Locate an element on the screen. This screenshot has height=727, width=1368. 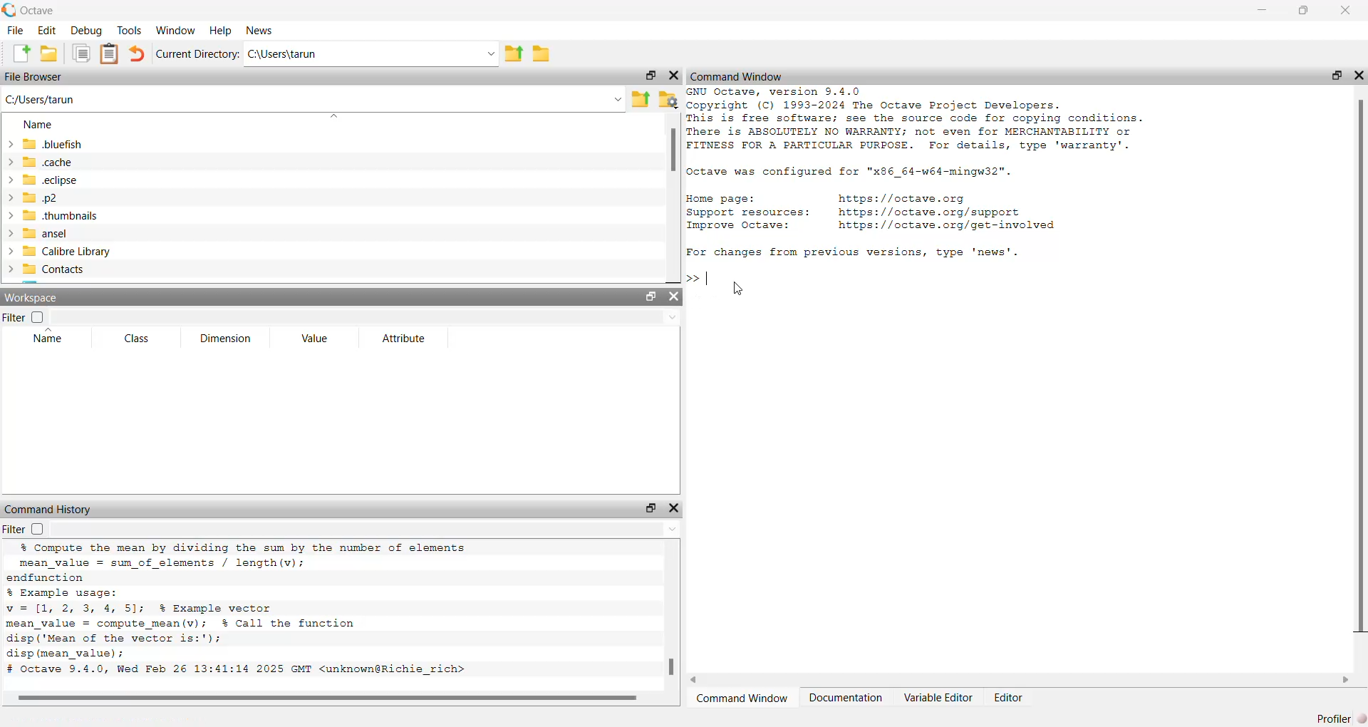
close is located at coordinates (1359, 76).